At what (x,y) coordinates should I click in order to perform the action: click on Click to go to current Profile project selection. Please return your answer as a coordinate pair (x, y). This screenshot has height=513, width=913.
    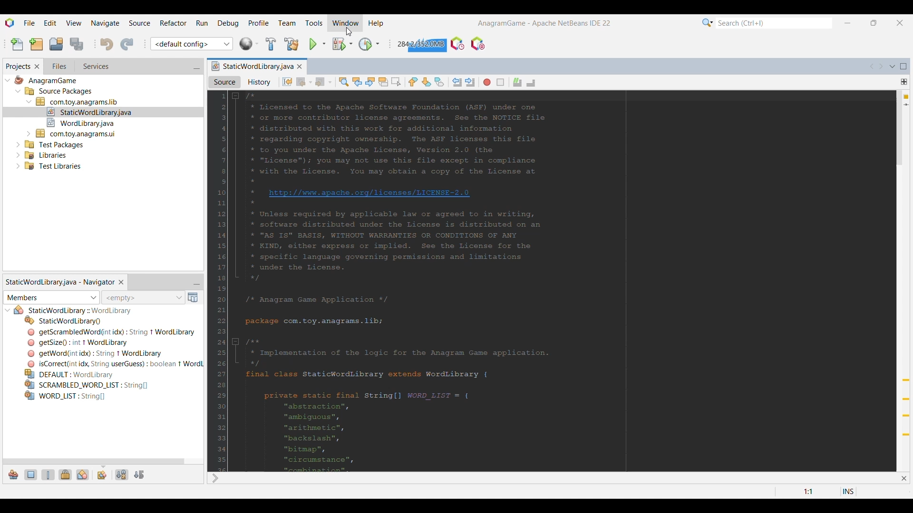
    Looking at the image, I should click on (365, 44).